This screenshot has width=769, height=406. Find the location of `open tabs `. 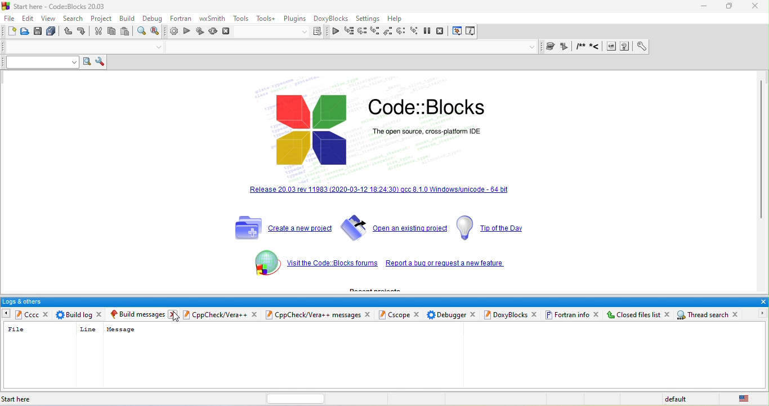

open tabs  is located at coordinates (77, 46).